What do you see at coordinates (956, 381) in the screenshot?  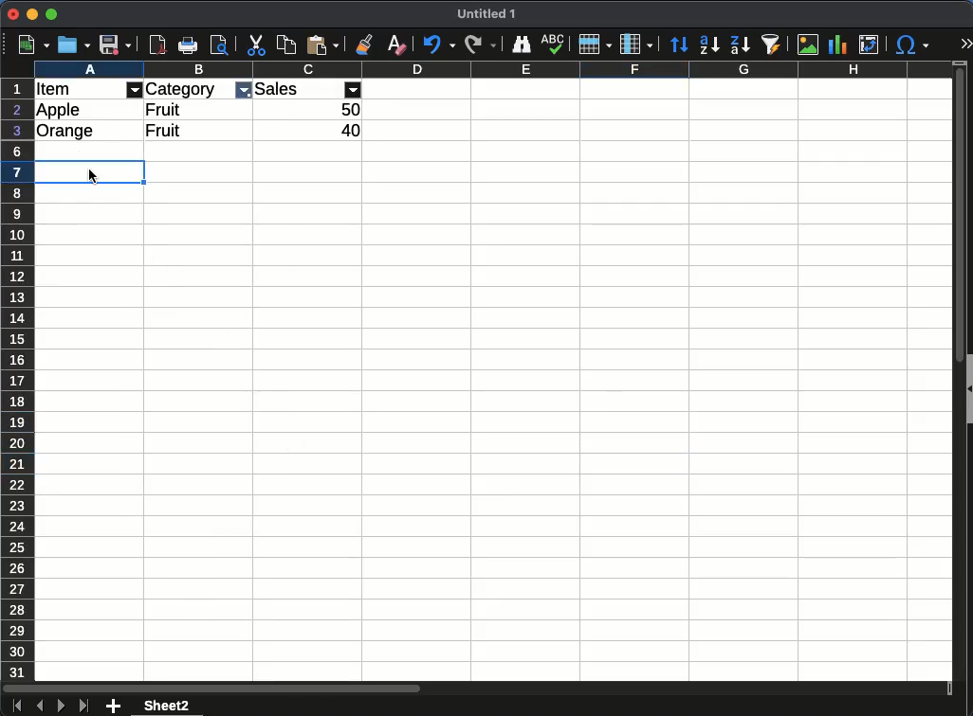 I see `scroll` at bounding box center [956, 381].